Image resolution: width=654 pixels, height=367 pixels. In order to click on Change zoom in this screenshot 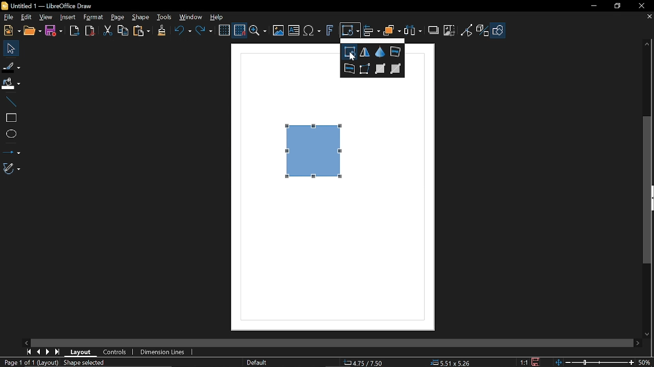, I will do `click(594, 362)`.